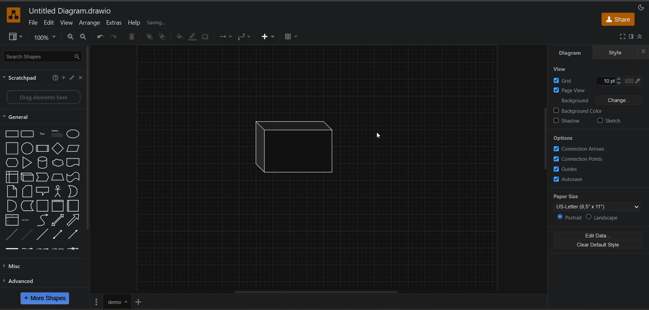 The width and height of the screenshot is (649, 310). What do you see at coordinates (114, 37) in the screenshot?
I see `redo` at bounding box center [114, 37].